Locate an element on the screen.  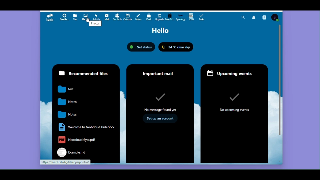
Status is located at coordinates (140, 47).